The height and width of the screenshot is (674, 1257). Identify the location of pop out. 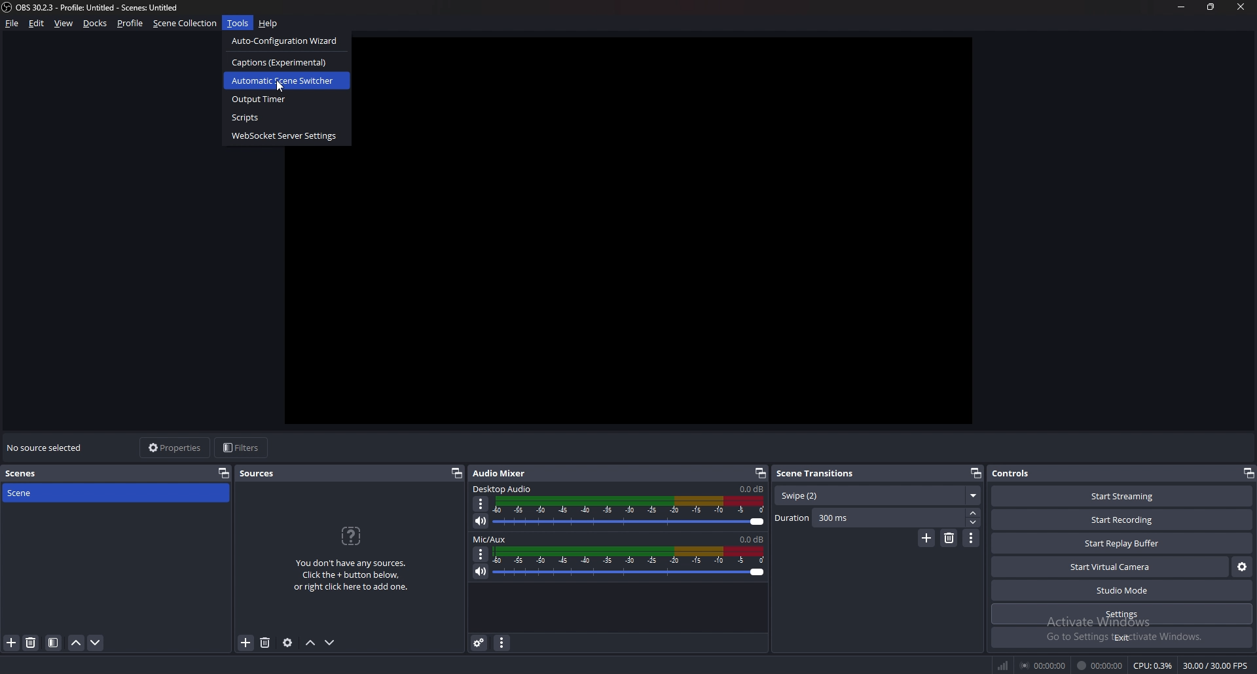
(456, 473).